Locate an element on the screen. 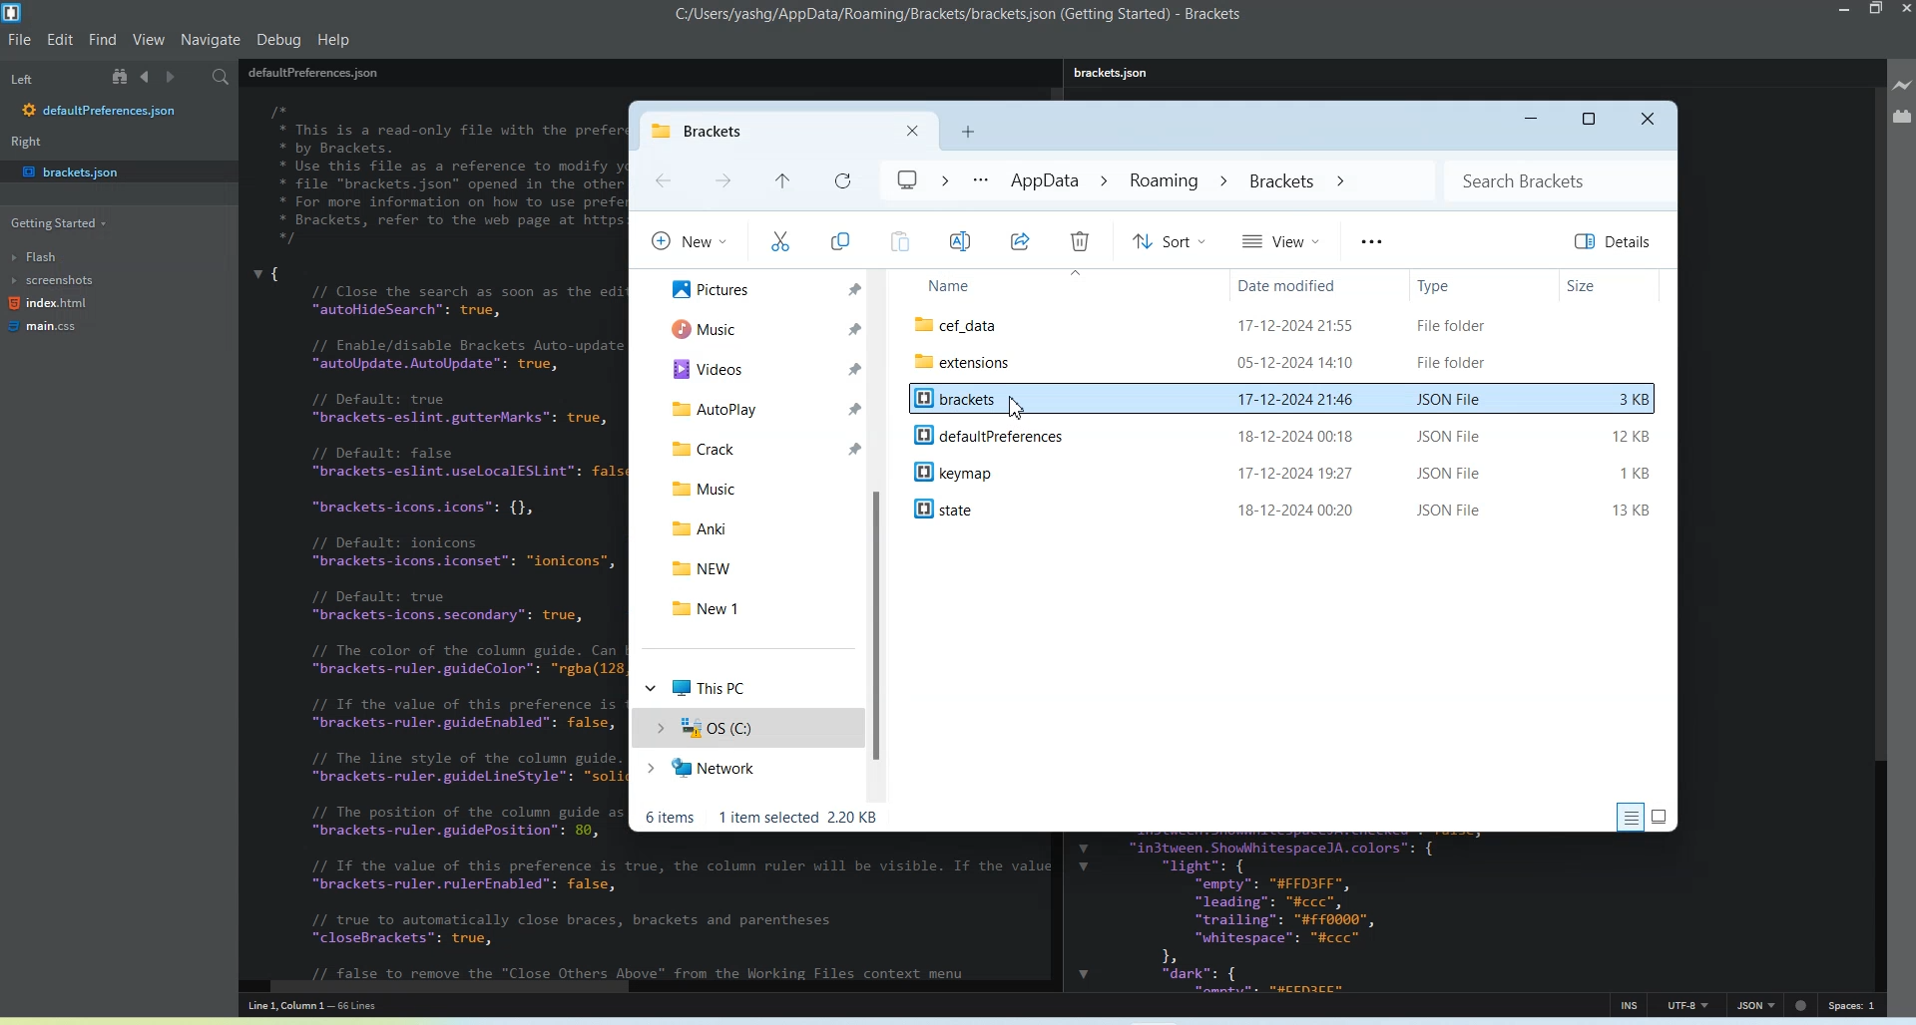  Left is located at coordinates (22, 79).